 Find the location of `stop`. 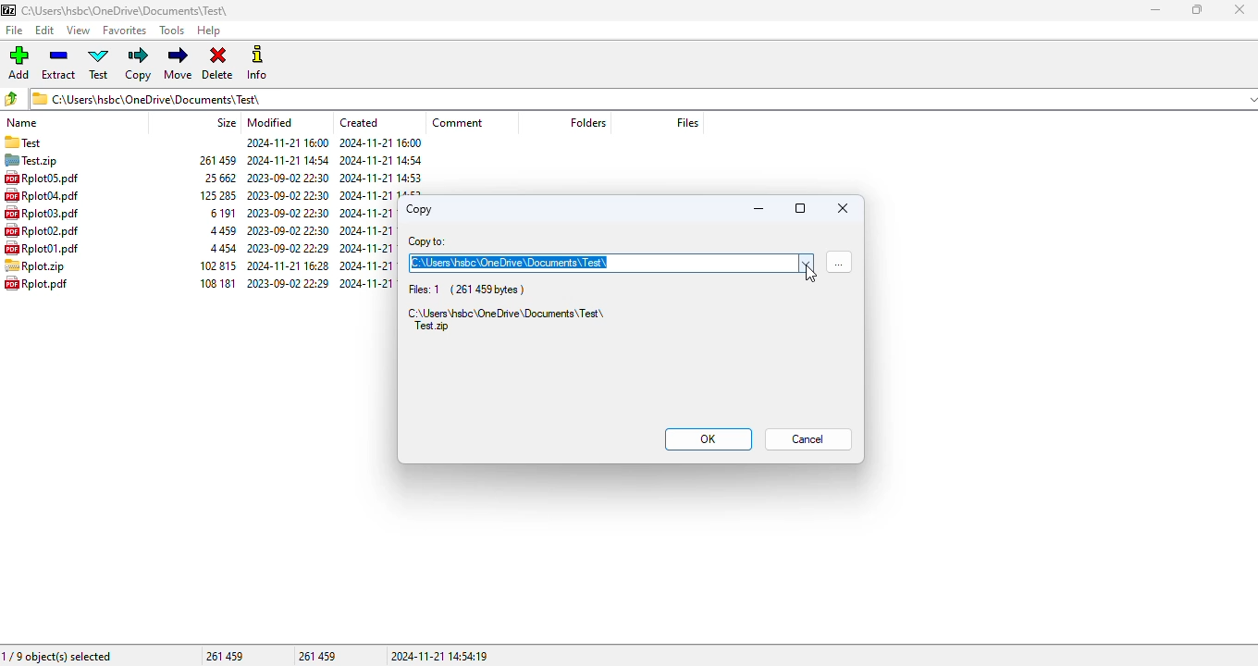

stop is located at coordinates (842, 206).